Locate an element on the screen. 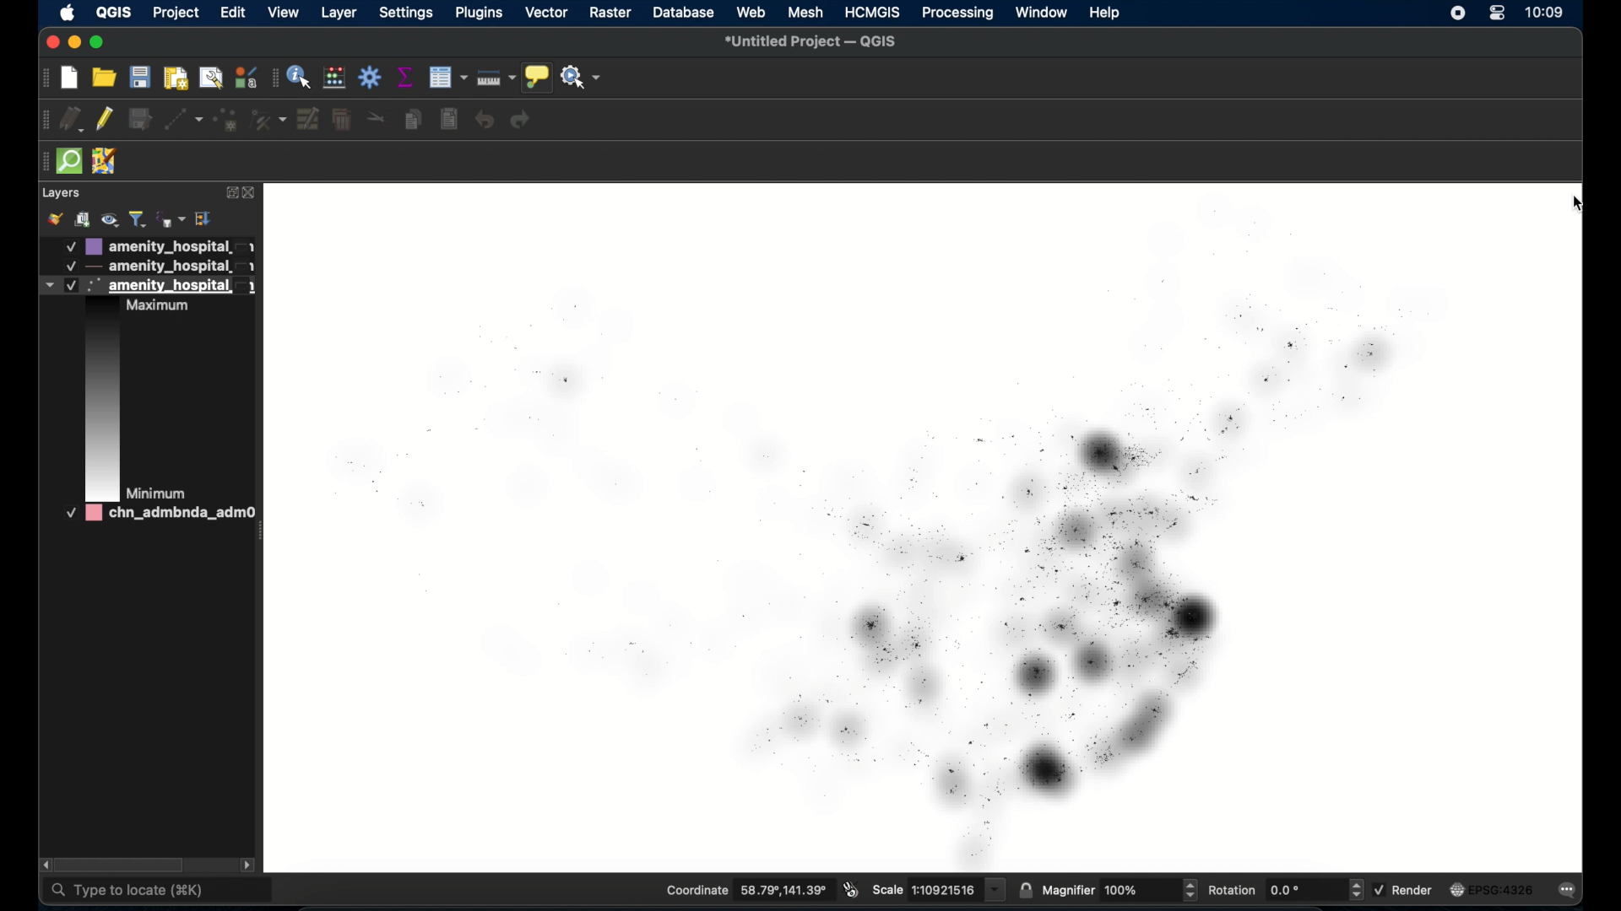  undo is located at coordinates (485, 120).